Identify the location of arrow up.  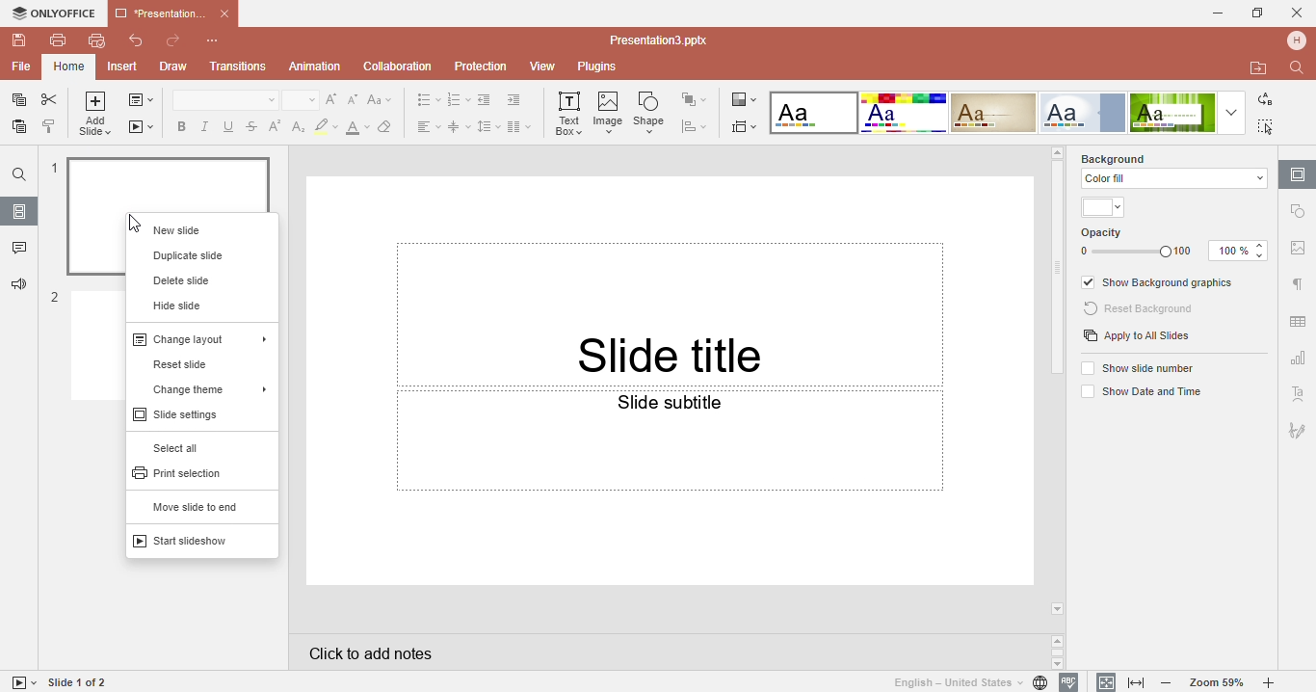
(1057, 151).